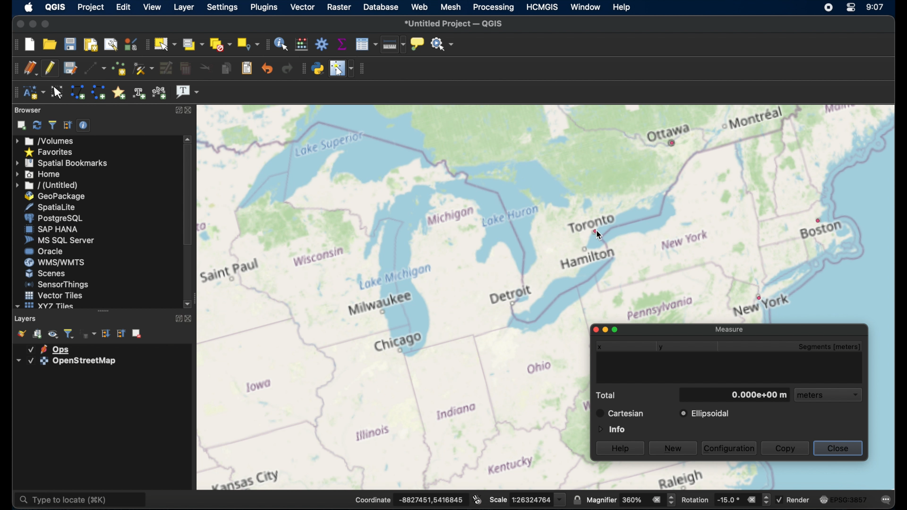 The height and width of the screenshot is (510, 907). I want to click on render, so click(795, 500).